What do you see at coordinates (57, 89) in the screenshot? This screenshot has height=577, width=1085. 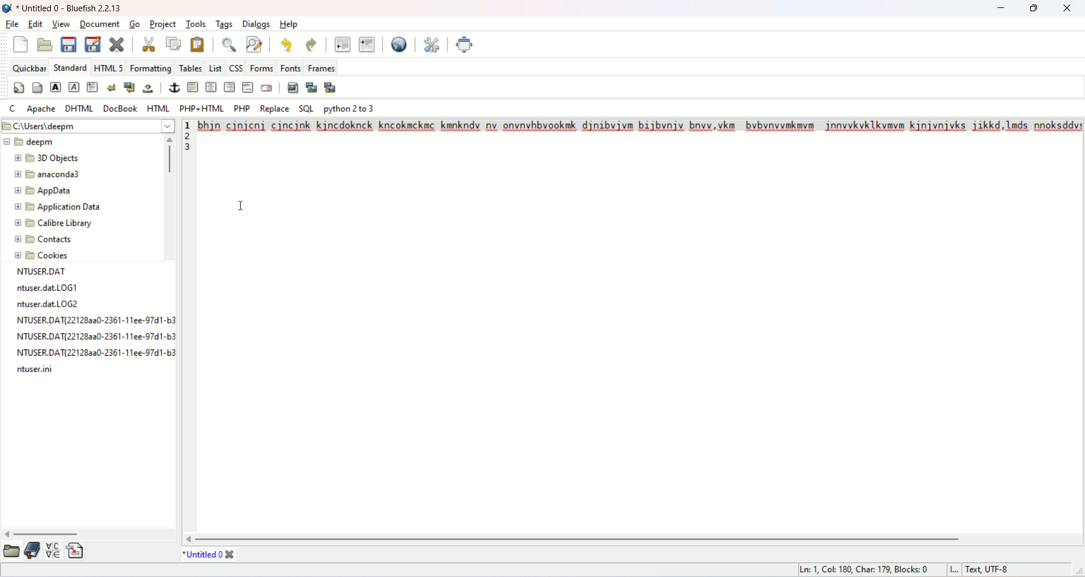 I see `strong` at bounding box center [57, 89].